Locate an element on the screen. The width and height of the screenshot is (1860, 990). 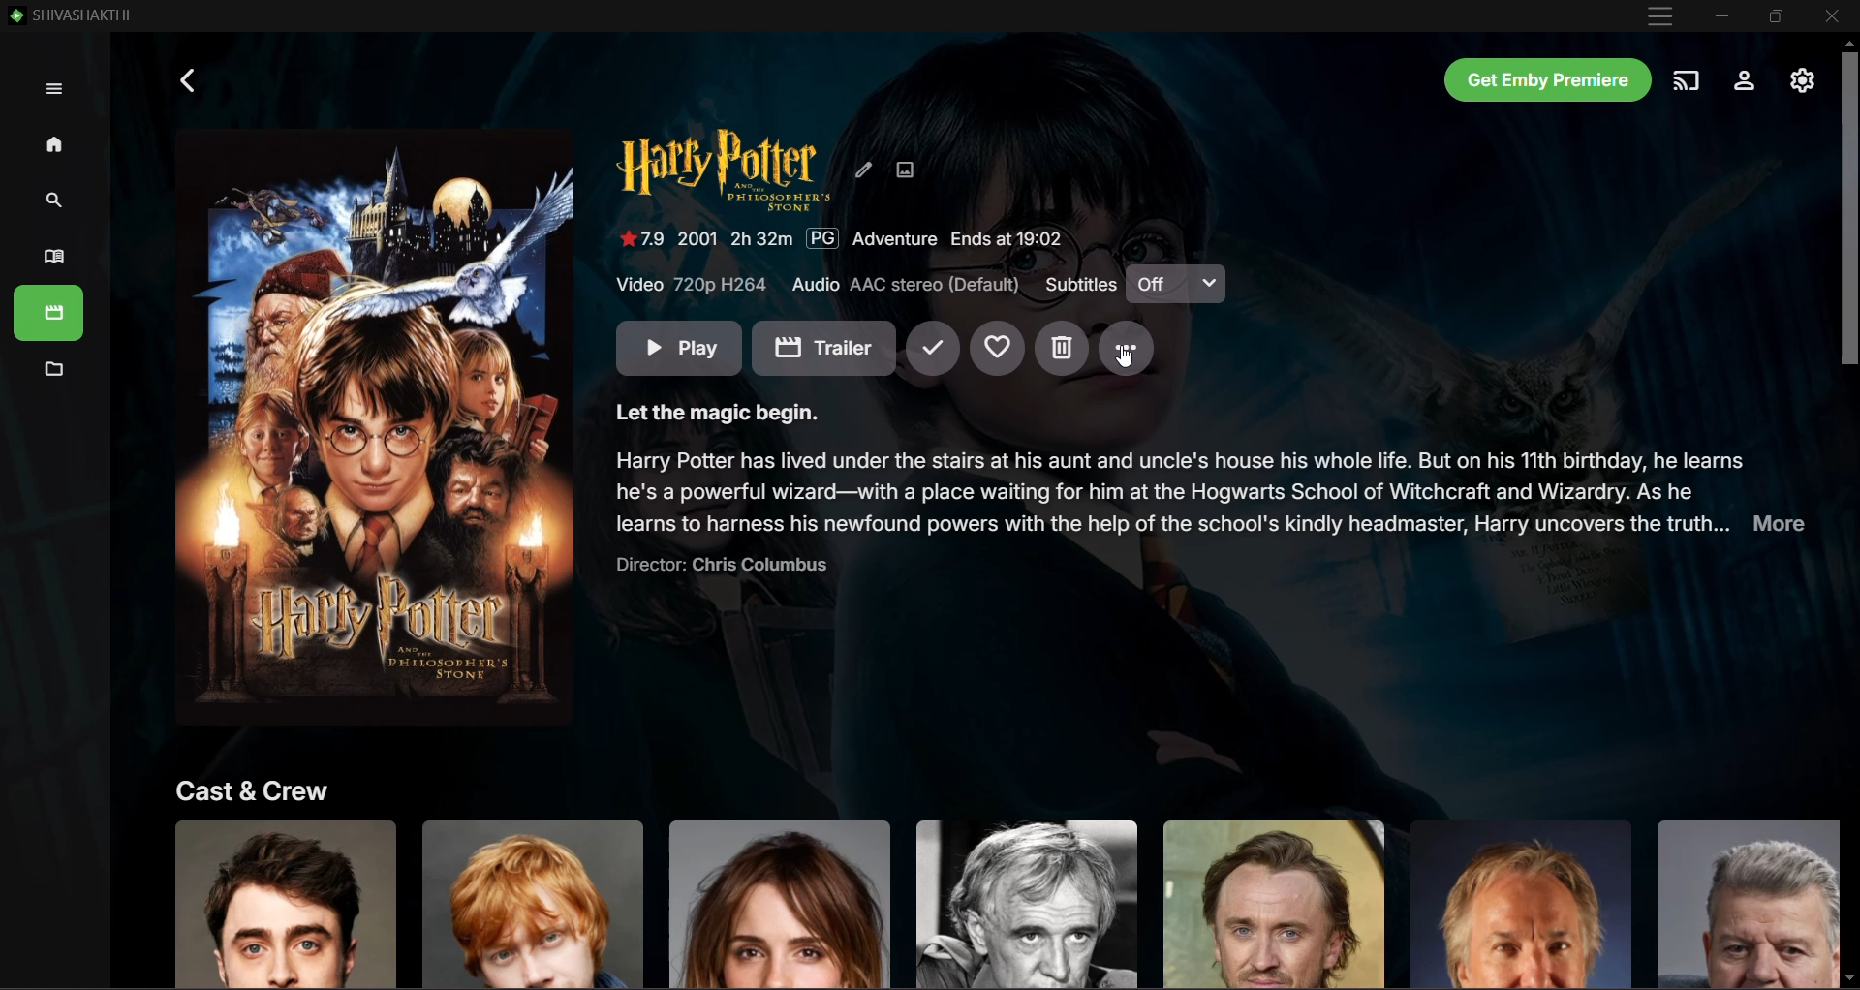
Back is located at coordinates (190, 79).